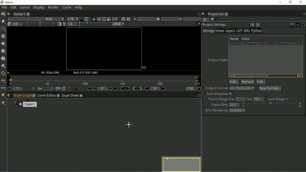  What do you see at coordinates (3, 51) in the screenshot?
I see `Filter` at bounding box center [3, 51].